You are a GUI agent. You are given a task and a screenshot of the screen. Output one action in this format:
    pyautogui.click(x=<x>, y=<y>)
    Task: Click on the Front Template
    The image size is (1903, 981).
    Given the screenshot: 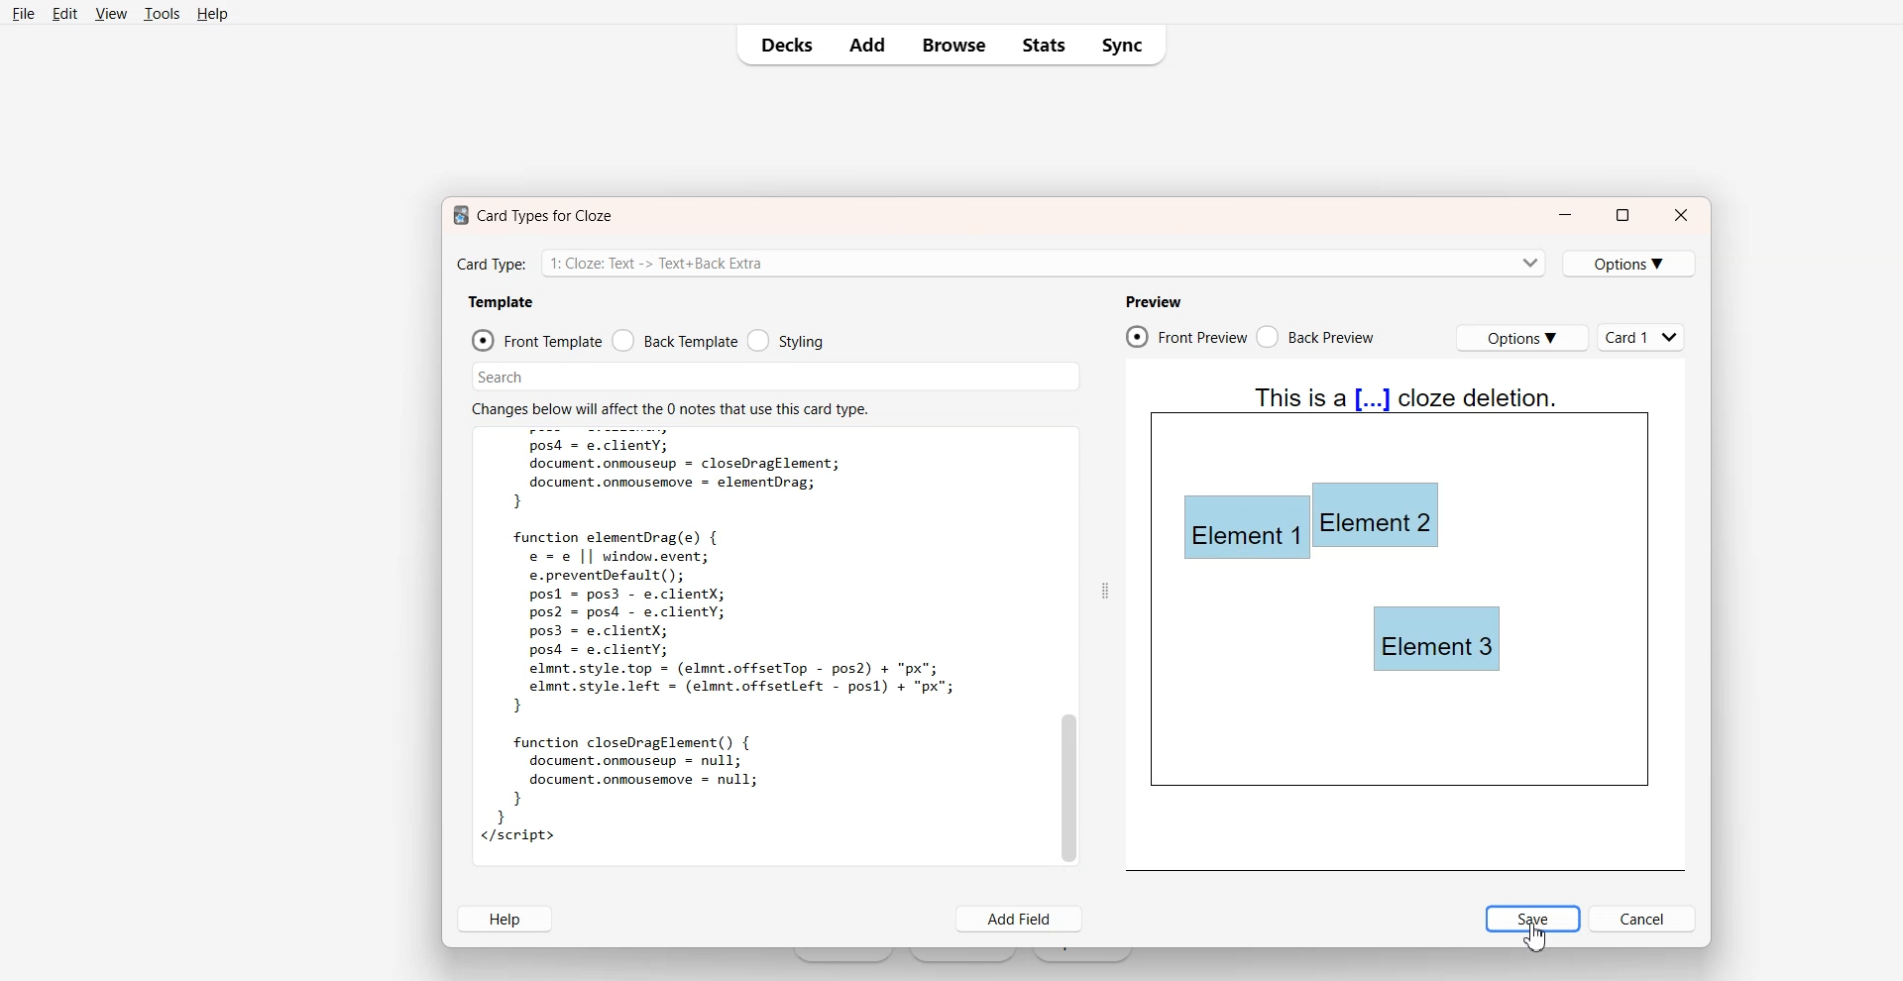 What is the action you would take?
    pyautogui.click(x=536, y=340)
    